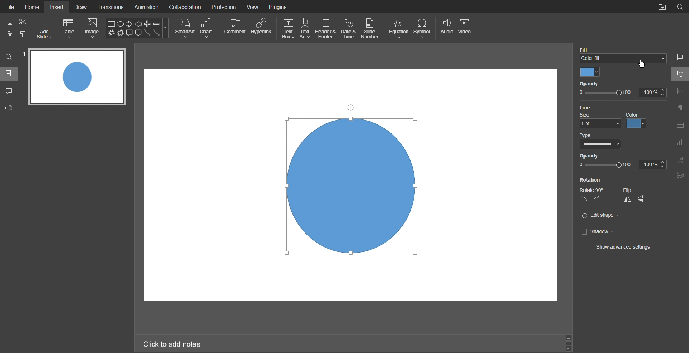 This screenshot has height=353, width=689. What do you see at coordinates (621, 50) in the screenshot?
I see `Fill` at bounding box center [621, 50].